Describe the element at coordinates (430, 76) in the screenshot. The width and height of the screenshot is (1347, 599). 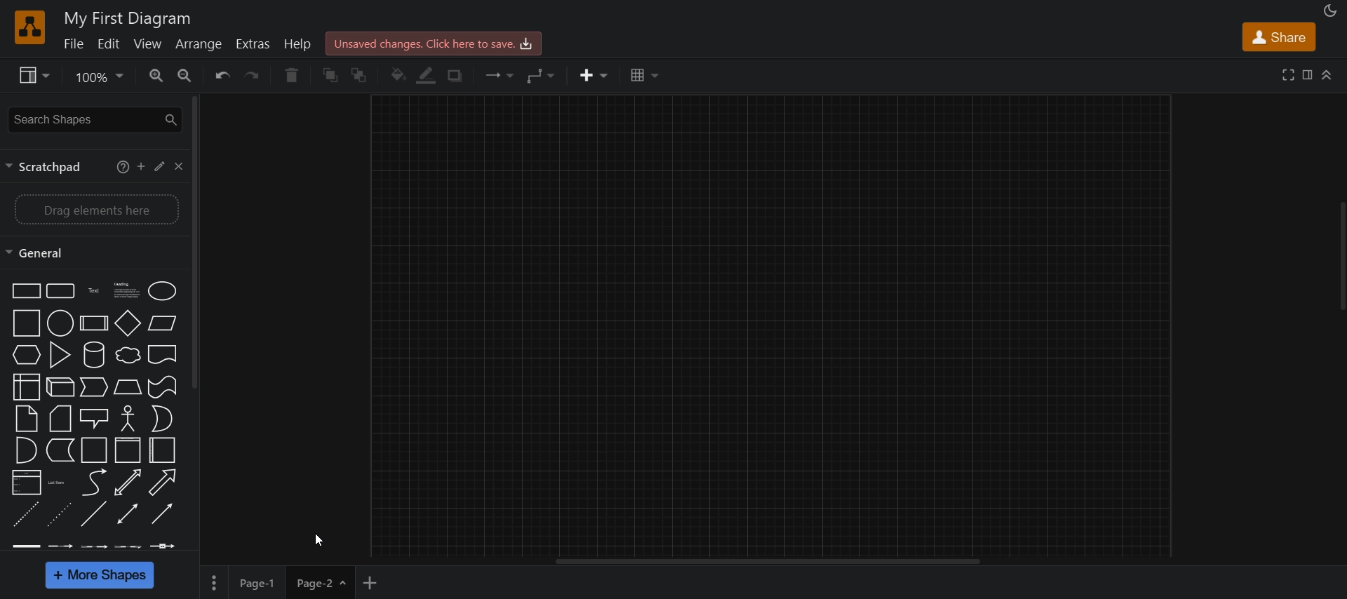
I see `fill color` at that location.